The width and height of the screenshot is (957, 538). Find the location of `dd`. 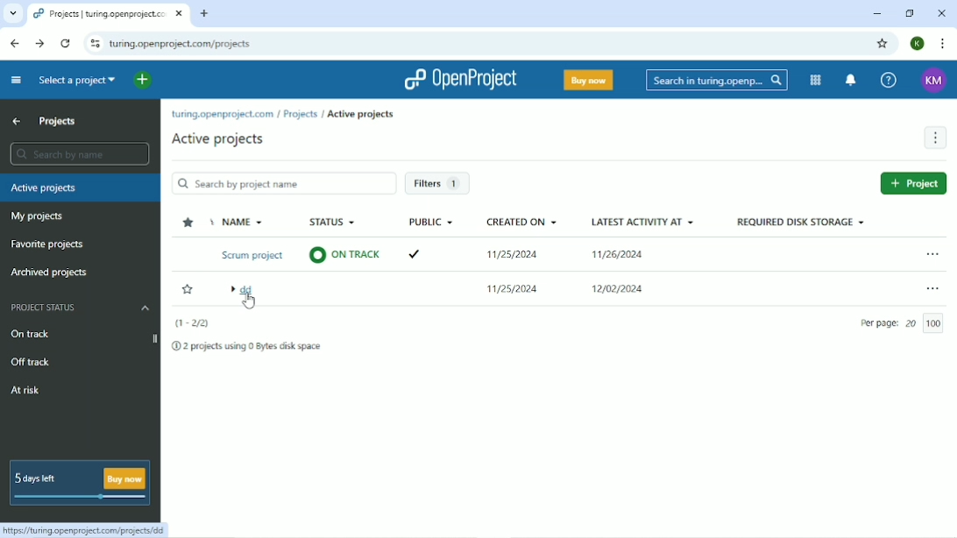

dd is located at coordinates (247, 288).